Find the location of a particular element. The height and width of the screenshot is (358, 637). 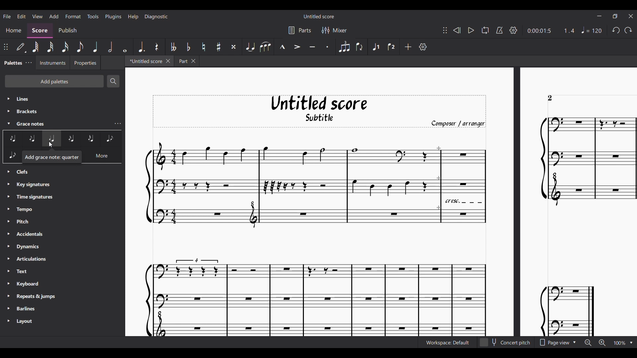

Customize toolbar is located at coordinates (423, 47).